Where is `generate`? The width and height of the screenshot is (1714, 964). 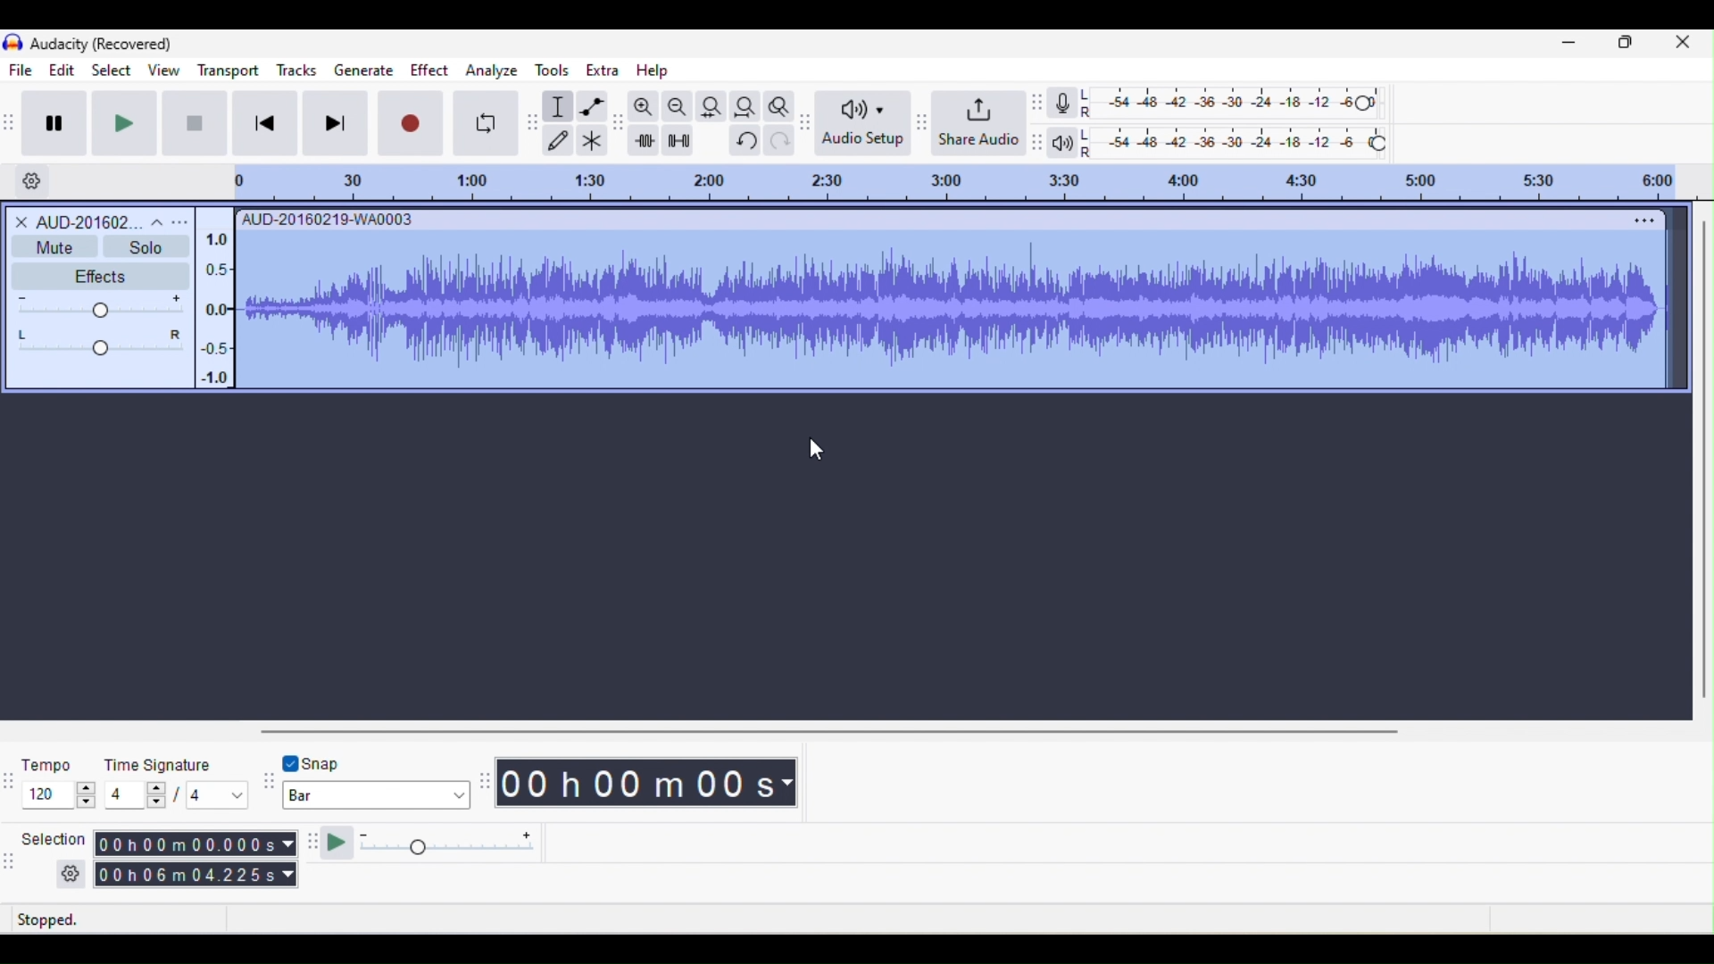
generate is located at coordinates (363, 71).